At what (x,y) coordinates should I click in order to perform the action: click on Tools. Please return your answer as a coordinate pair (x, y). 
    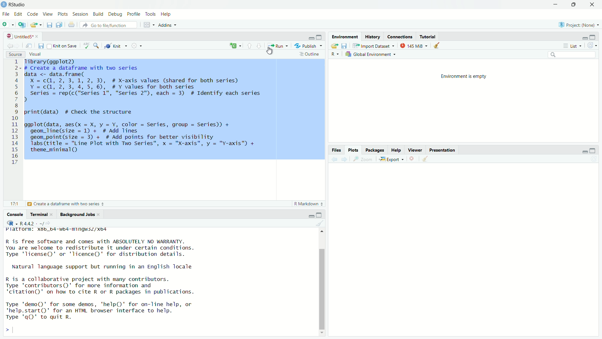
    Looking at the image, I should click on (152, 15).